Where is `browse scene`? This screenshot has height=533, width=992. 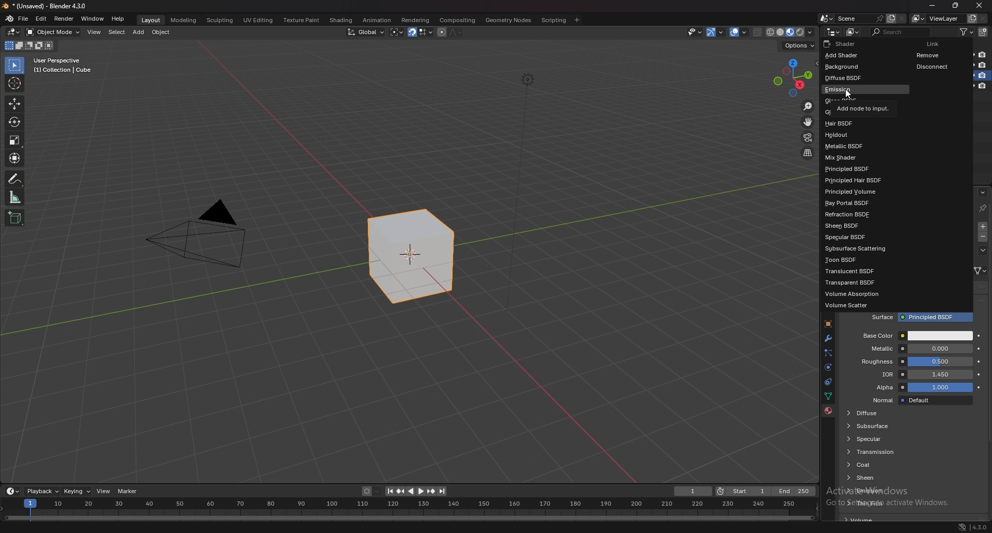 browse scene is located at coordinates (827, 18).